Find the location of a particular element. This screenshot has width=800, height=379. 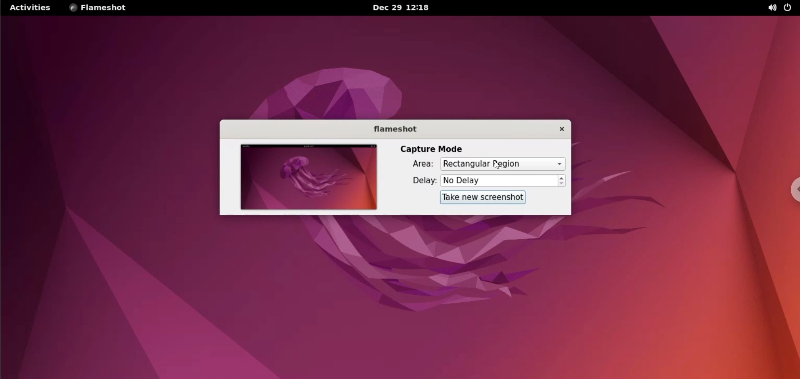

close is located at coordinates (559, 129).